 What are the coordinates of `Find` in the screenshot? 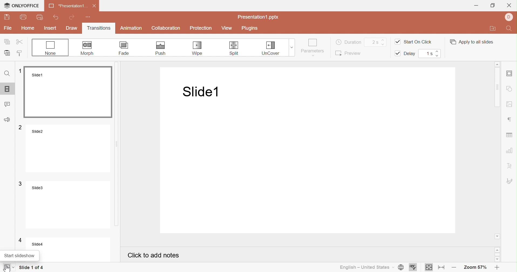 It's located at (510, 29).